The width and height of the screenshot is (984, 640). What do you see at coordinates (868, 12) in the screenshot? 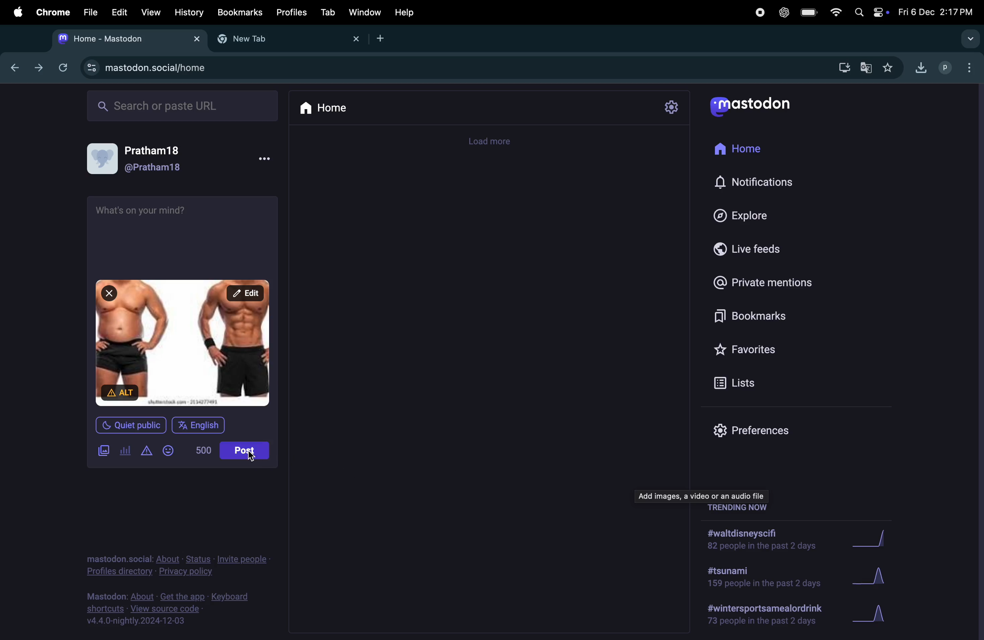
I see `apple widgets` at bounding box center [868, 12].